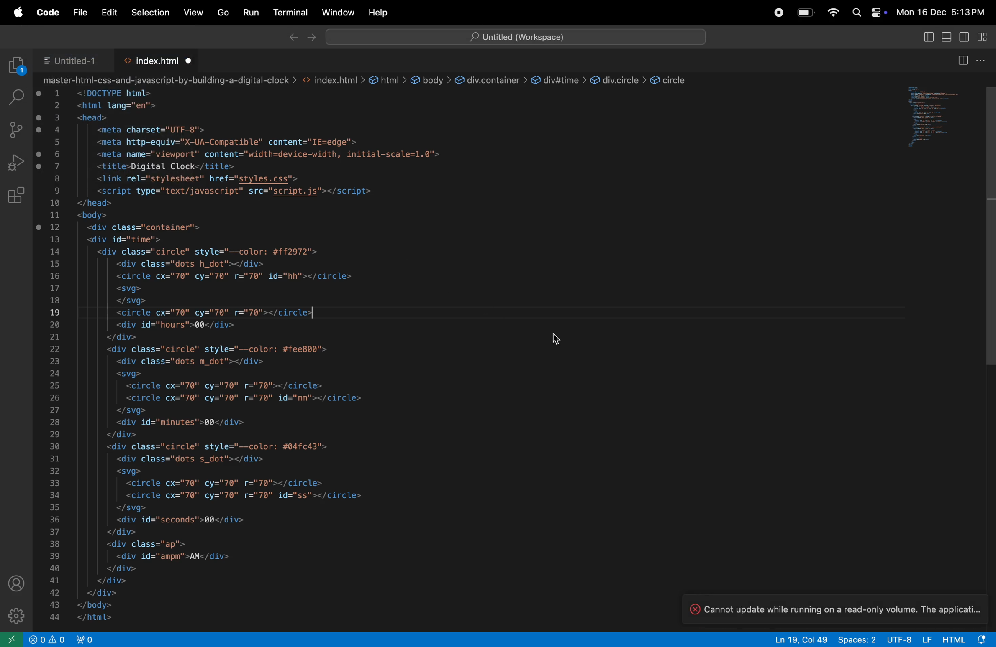  Describe the element at coordinates (99, 618) in the screenshot. I see `</html>` at that location.